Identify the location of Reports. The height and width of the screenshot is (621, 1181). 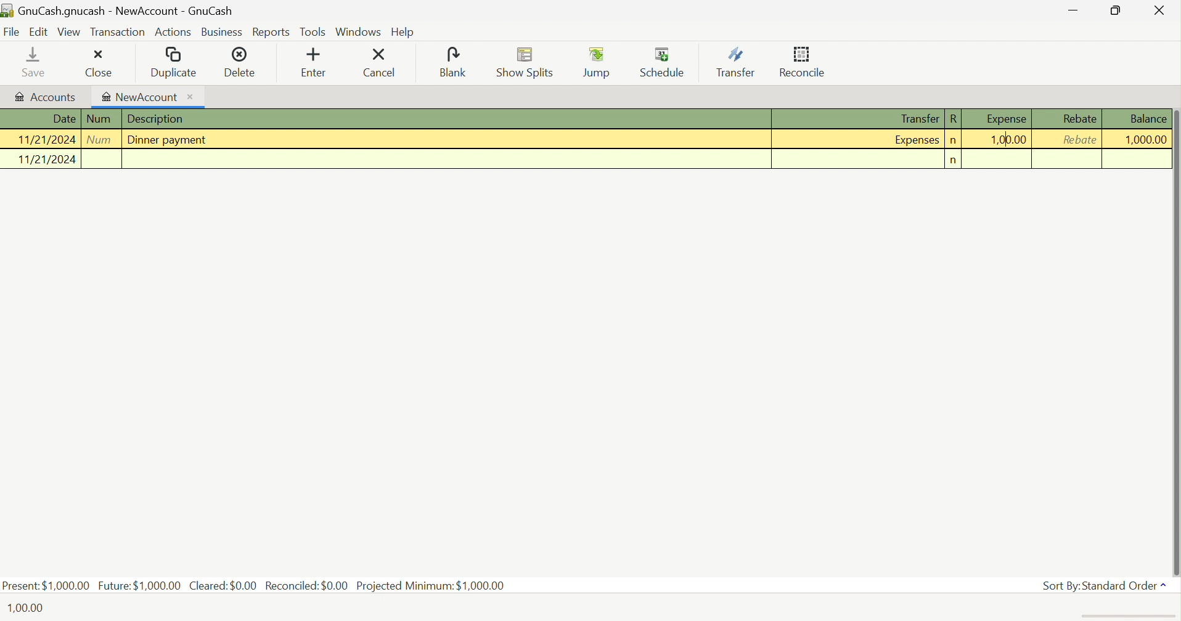
(271, 33).